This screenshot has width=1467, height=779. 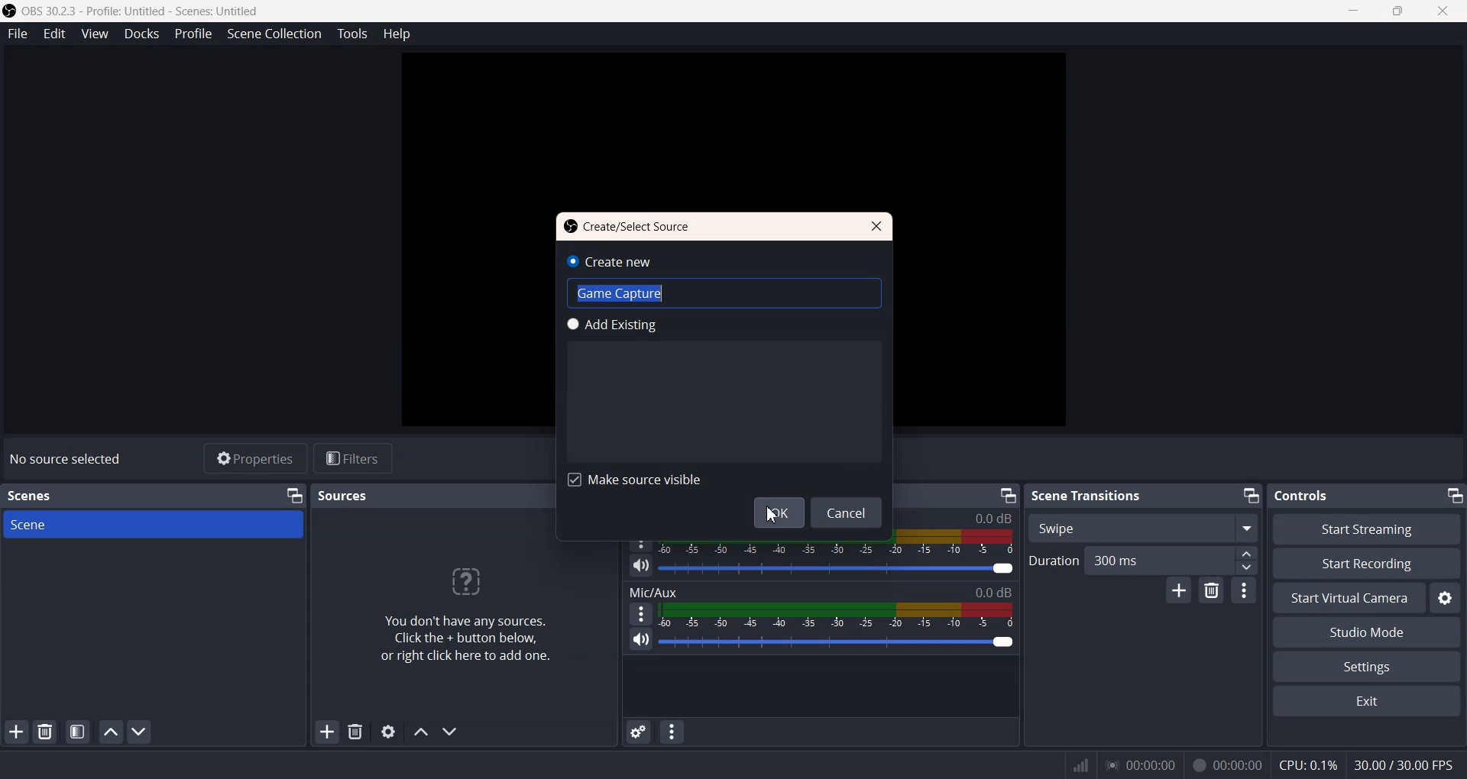 I want to click on Mute/ Unmute, so click(x=641, y=639).